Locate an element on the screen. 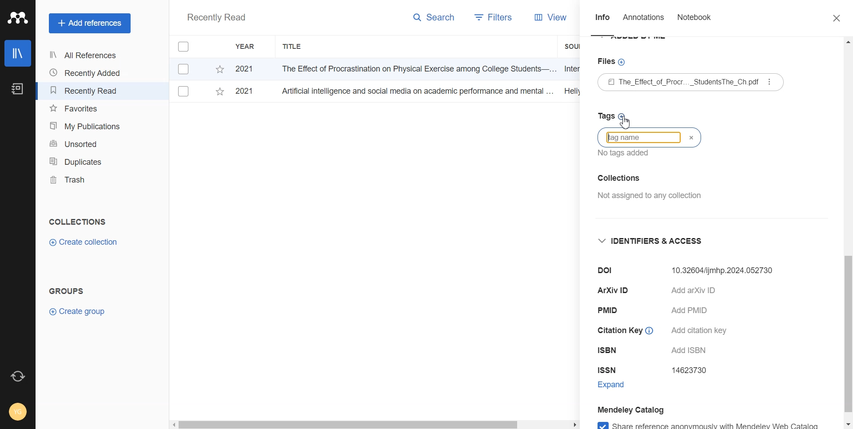 This screenshot has height=429, width=853. The_Effect of Procr..._StudentsThe_Ch.pdf is located at coordinates (678, 83).